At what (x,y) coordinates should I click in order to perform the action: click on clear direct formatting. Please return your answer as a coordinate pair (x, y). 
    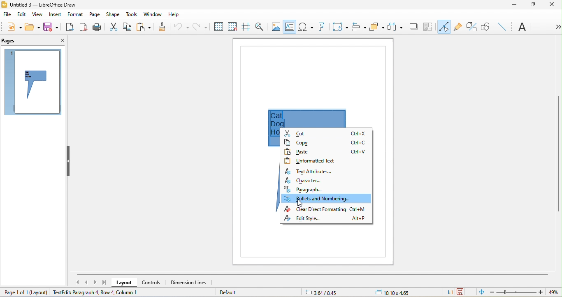
    Looking at the image, I should click on (327, 209).